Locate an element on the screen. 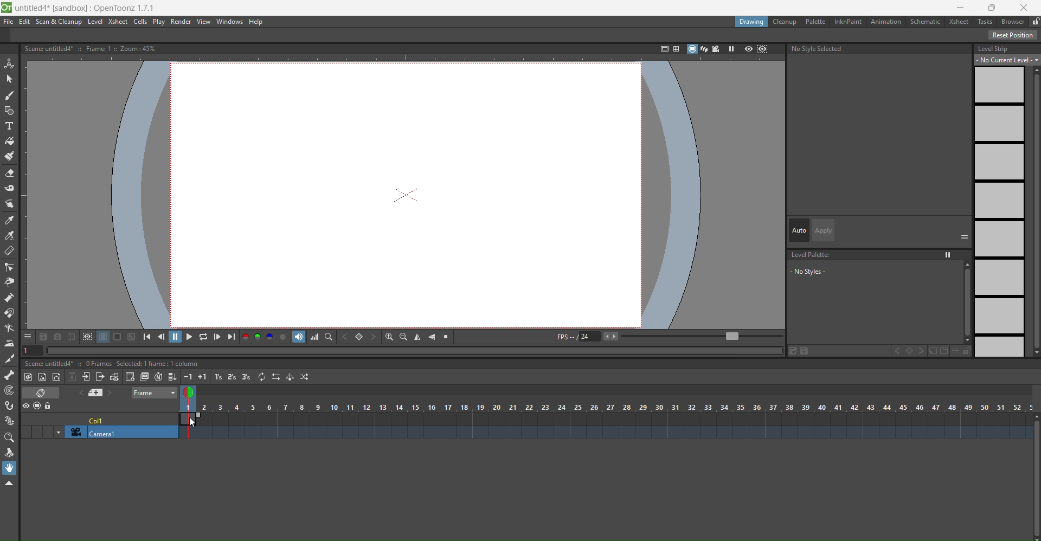 This screenshot has height=541, width=1041. RGB channel is located at coordinates (258, 337).